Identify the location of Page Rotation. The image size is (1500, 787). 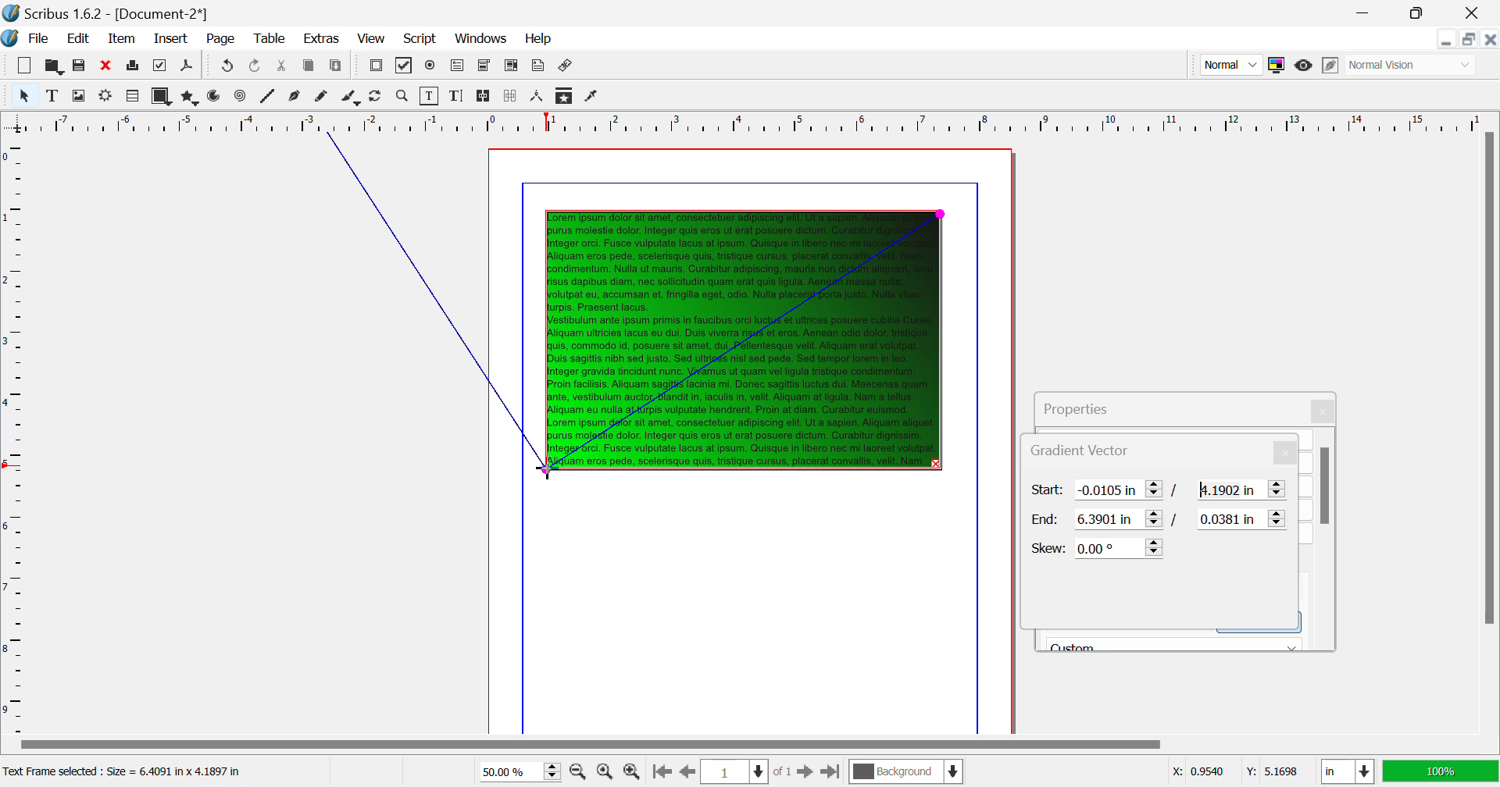
(379, 98).